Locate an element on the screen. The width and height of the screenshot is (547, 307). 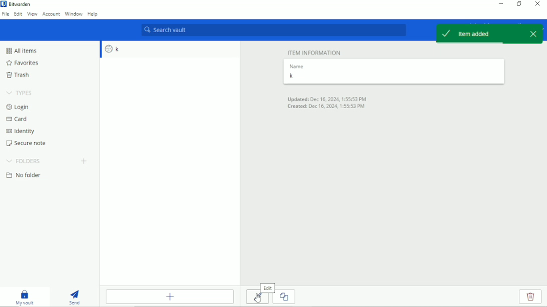
Item added is located at coordinates (477, 34).